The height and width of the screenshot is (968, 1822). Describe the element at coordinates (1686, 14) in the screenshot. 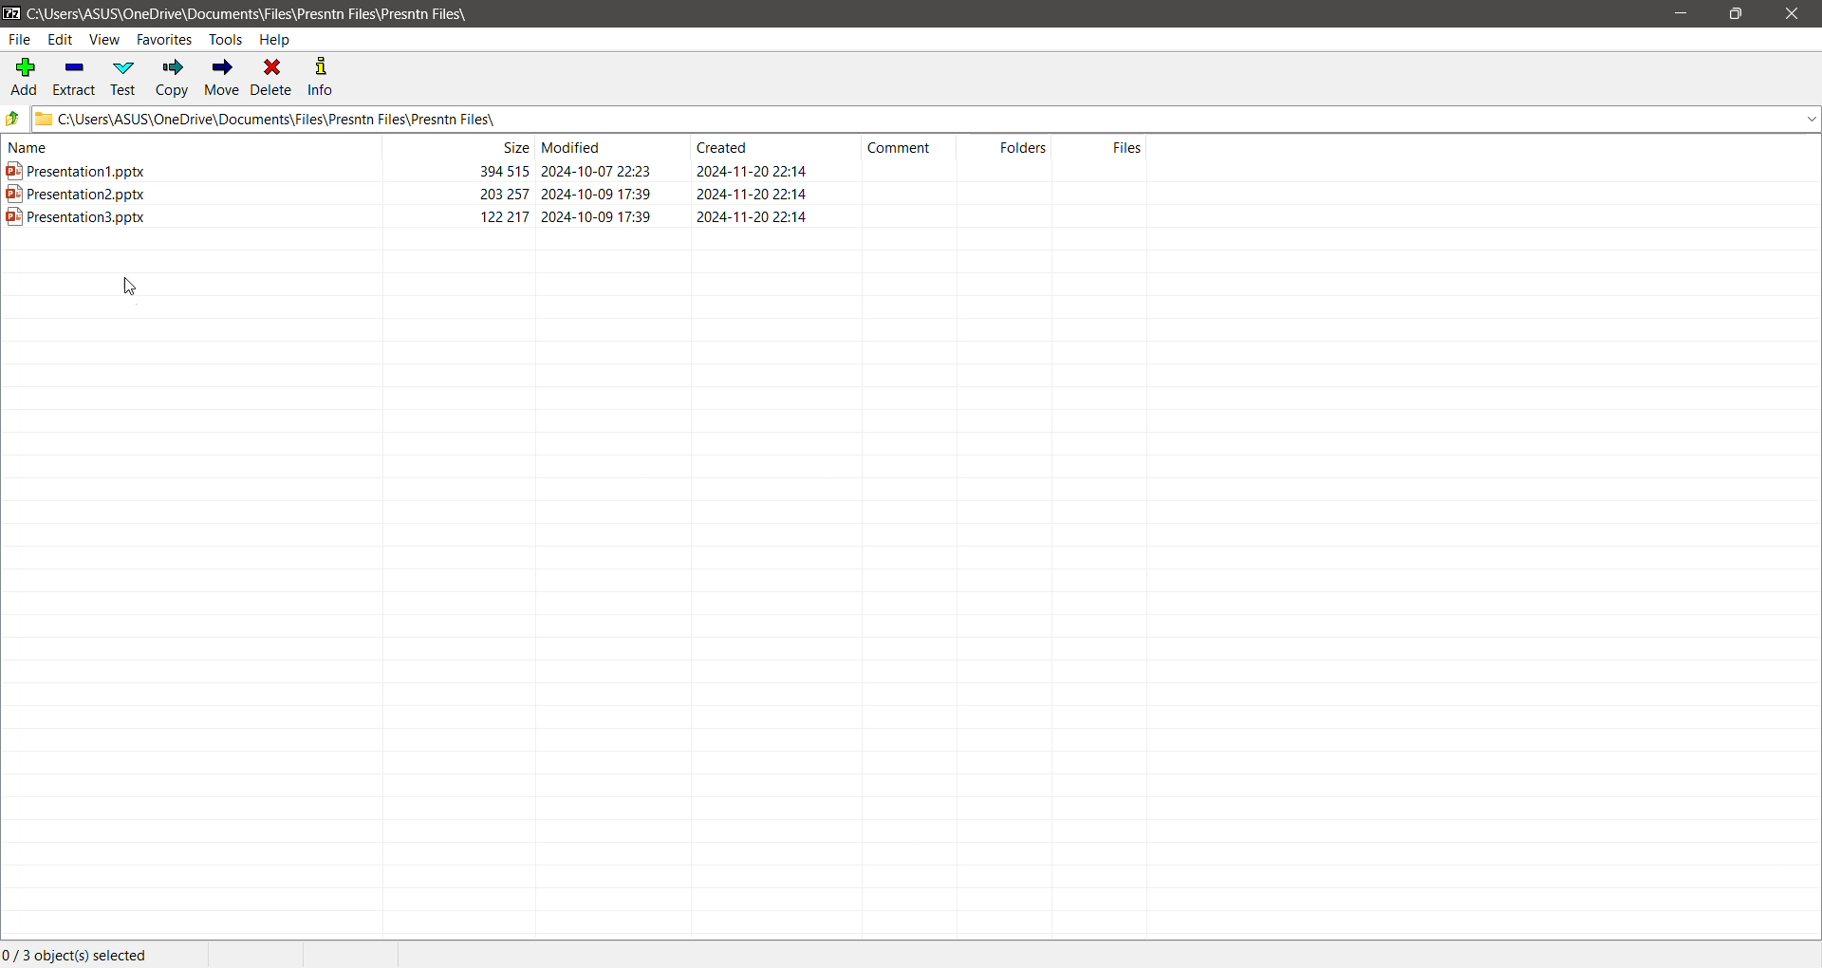

I see `Minimize` at that location.